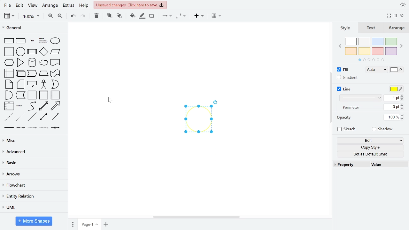 This screenshot has width=409, height=230. What do you see at coordinates (106, 224) in the screenshot?
I see `insert page` at bounding box center [106, 224].